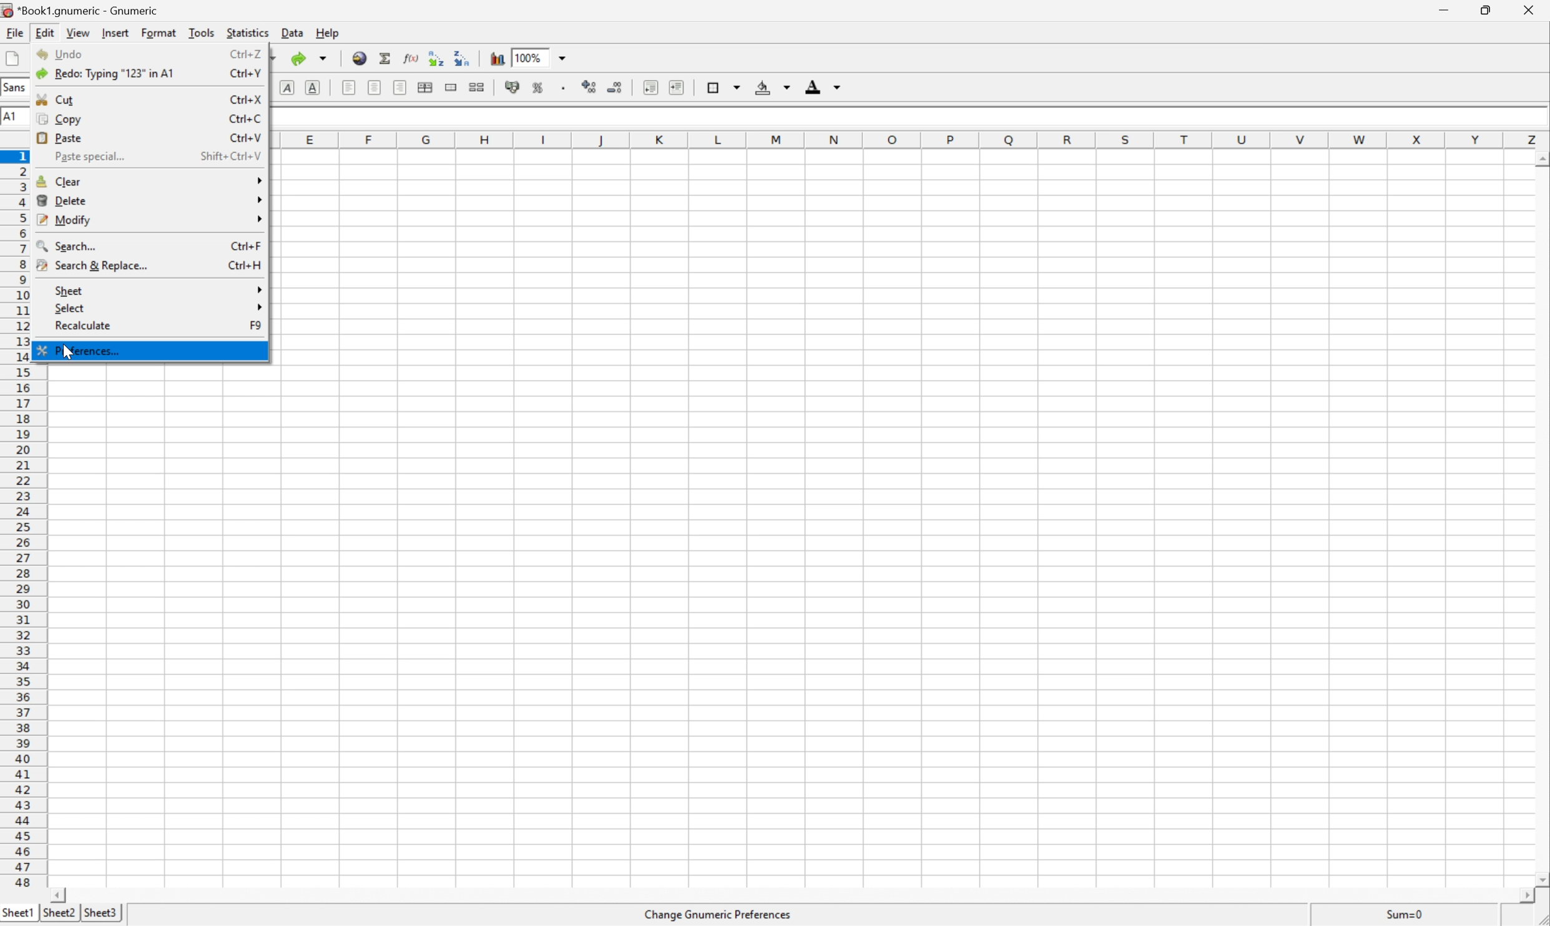 Image resolution: width=1550 pixels, height=926 pixels. I want to click on decrease numbers of decimals displayed, so click(618, 86).